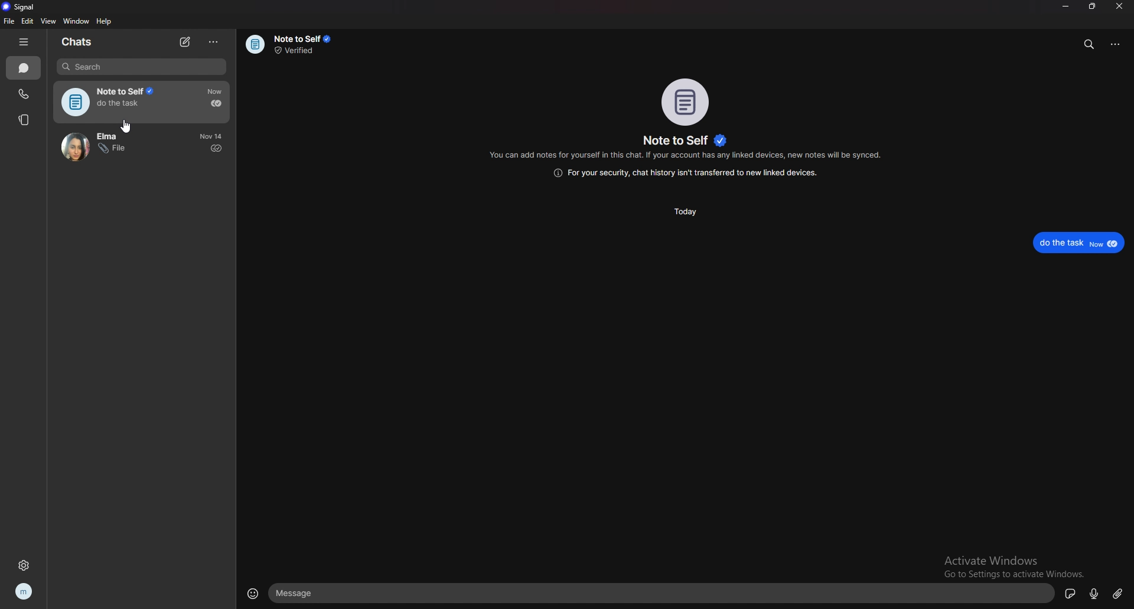 This screenshot has width=1134, height=609. What do you see at coordinates (23, 565) in the screenshot?
I see `settings` at bounding box center [23, 565].